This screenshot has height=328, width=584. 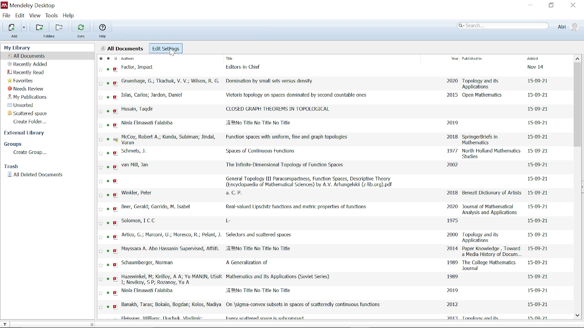 What do you see at coordinates (26, 134) in the screenshot?
I see `External library` at bounding box center [26, 134].